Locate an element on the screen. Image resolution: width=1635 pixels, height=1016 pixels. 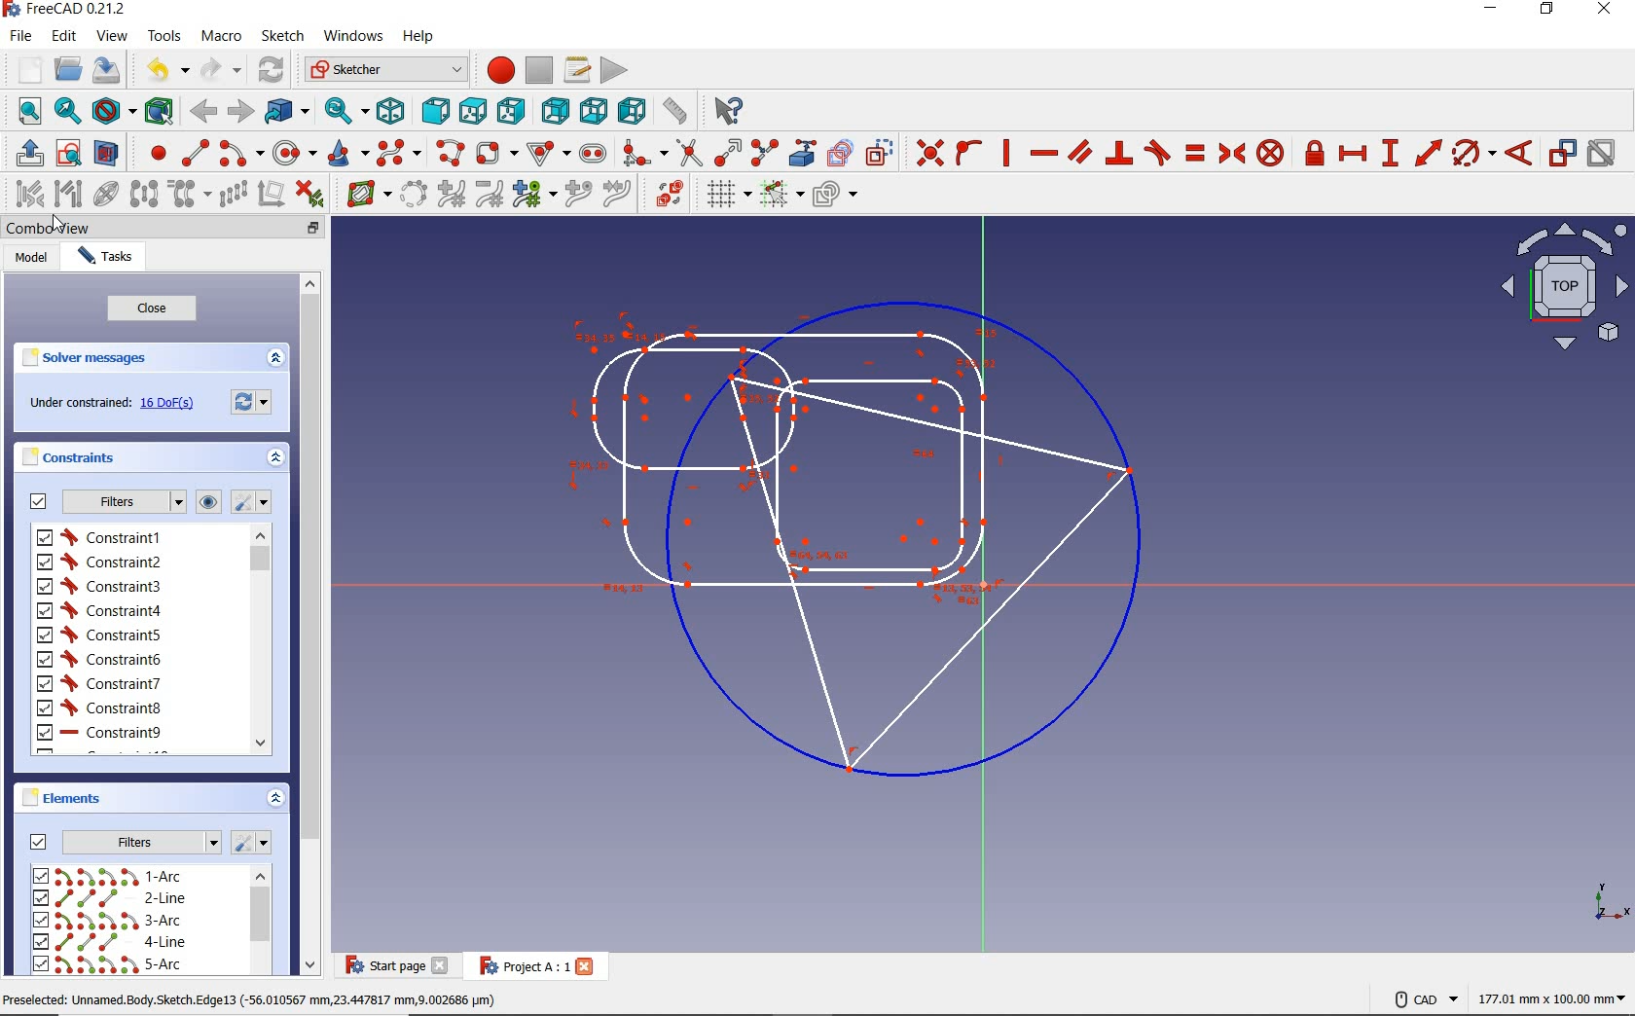
constrain coincident is located at coordinates (927, 152).